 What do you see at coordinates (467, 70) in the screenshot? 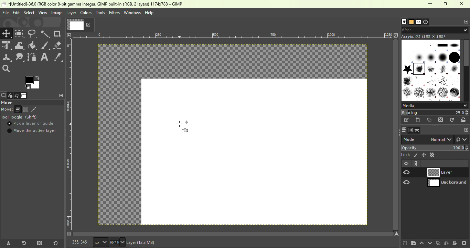
I see `Horizontal scroll bar` at bounding box center [467, 70].